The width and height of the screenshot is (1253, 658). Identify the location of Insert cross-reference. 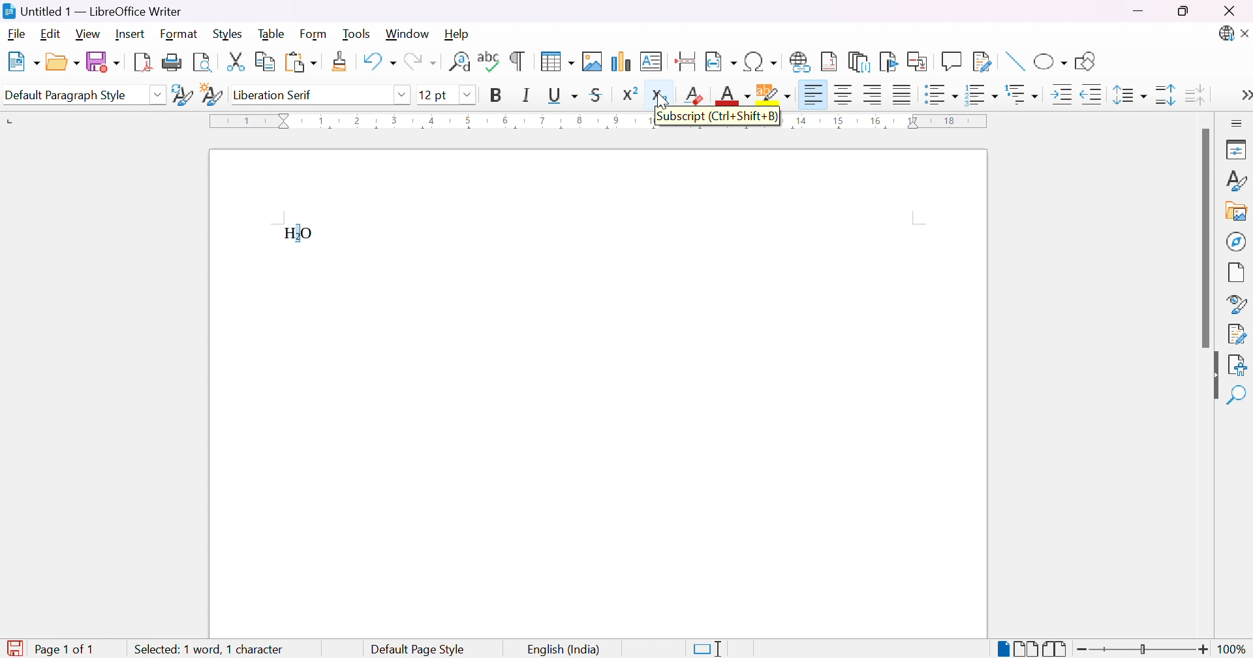
(920, 60).